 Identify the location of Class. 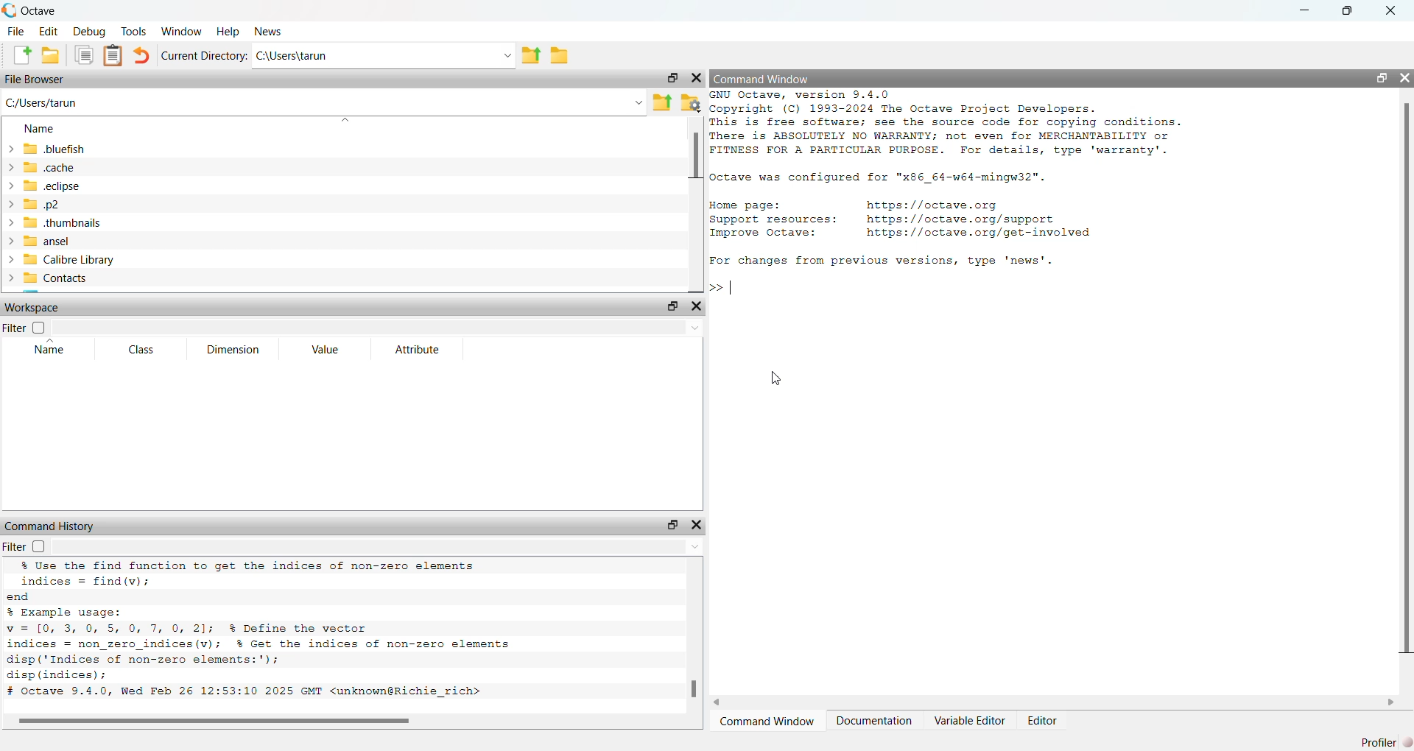
(145, 350).